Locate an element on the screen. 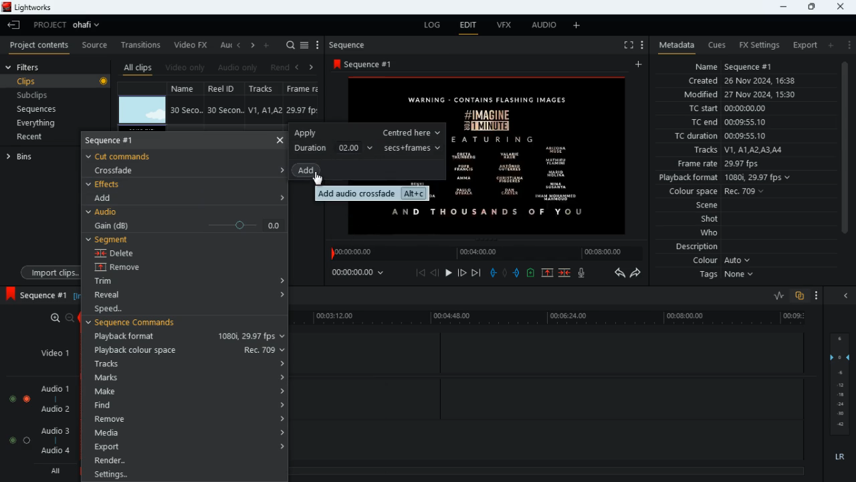  more is located at coordinates (578, 25).